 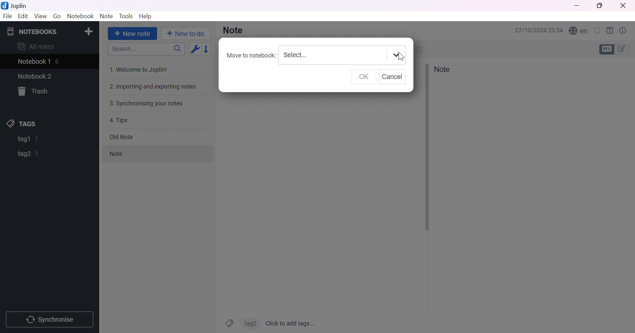 I want to click on Reverse sort order, so click(x=208, y=49).